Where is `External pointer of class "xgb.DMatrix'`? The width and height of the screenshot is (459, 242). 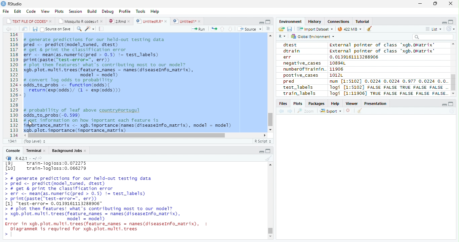 External pointer of class "xgb.DMatrix' is located at coordinates (382, 51).